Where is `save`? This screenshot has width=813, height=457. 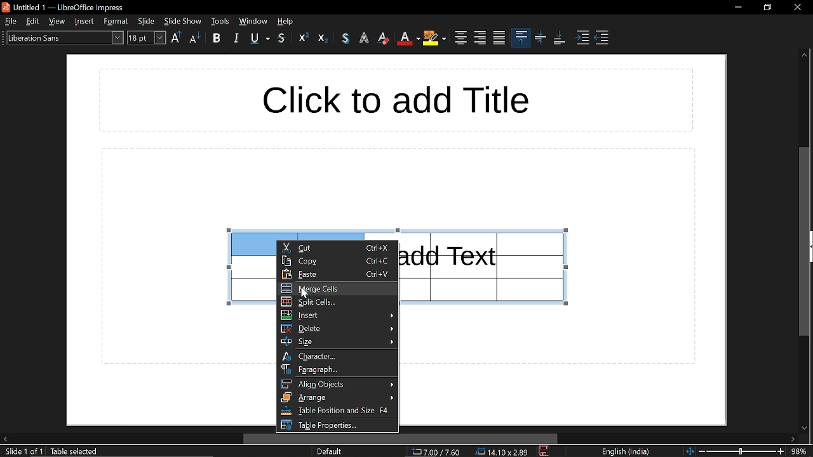 save is located at coordinates (545, 451).